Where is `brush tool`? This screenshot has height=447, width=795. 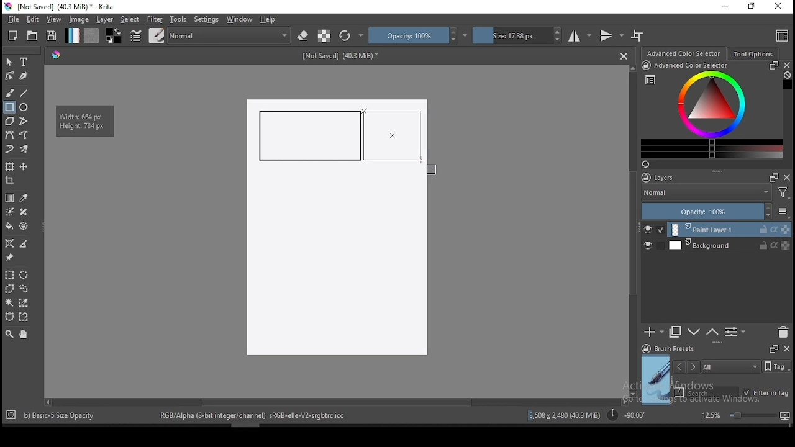
brush tool is located at coordinates (11, 93).